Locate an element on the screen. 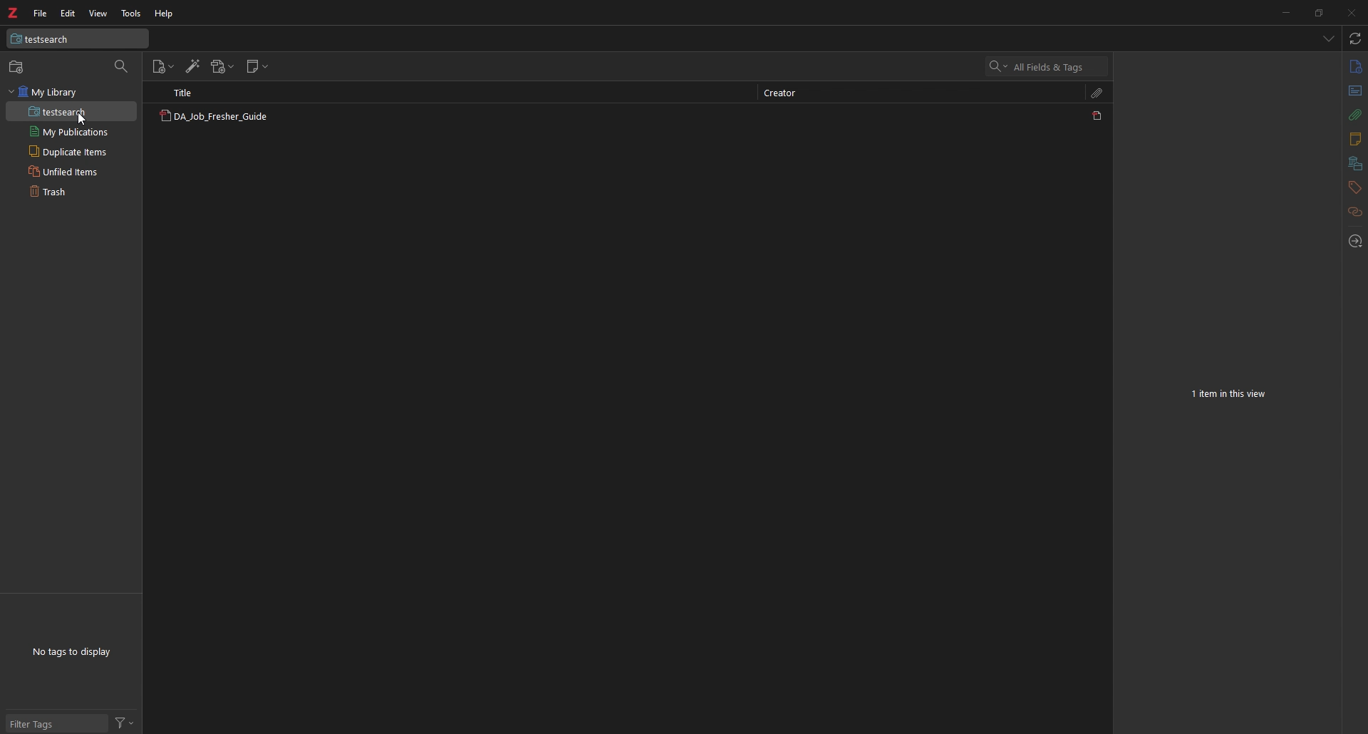 Image resolution: width=1368 pixels, height=734 pixels. add items by identifier is located at coordinates (193, 66).